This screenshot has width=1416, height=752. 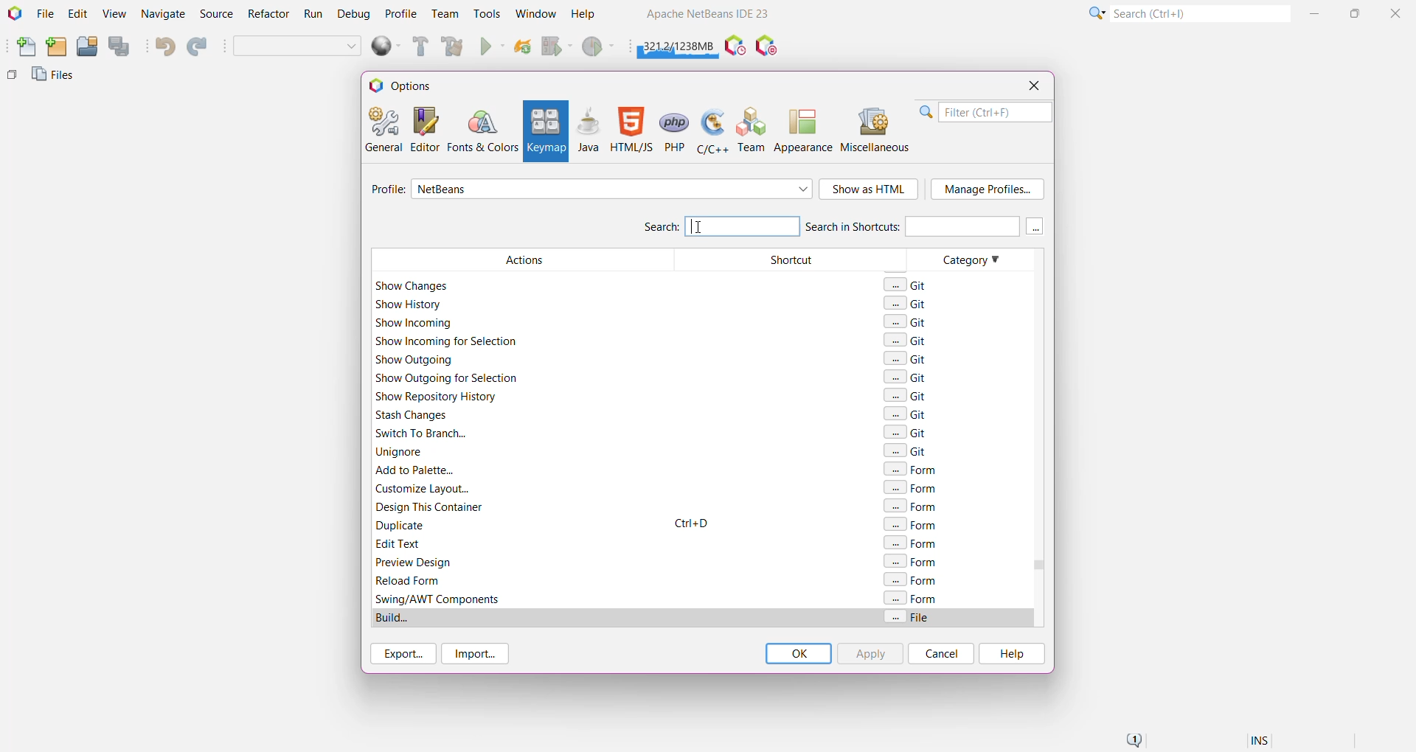 What do you see at coordinates (382, 128) in the screenshot?
I see `General` at bounding box center [382, 128].